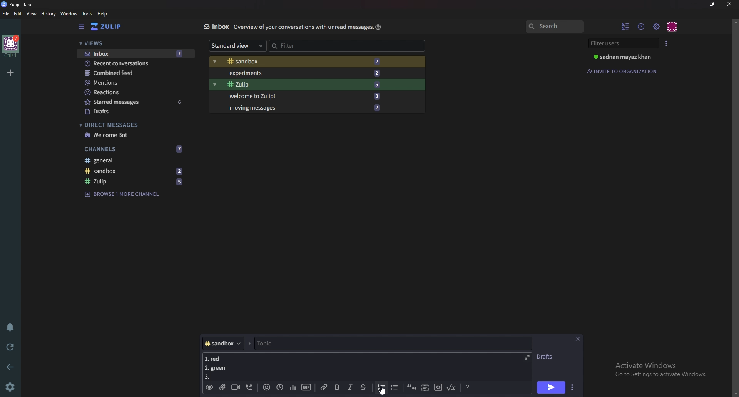 This screenshot has width=739, height=397. Describe the element at coordinates (135, 148) in the screenshot. I see `Channels` at that location.